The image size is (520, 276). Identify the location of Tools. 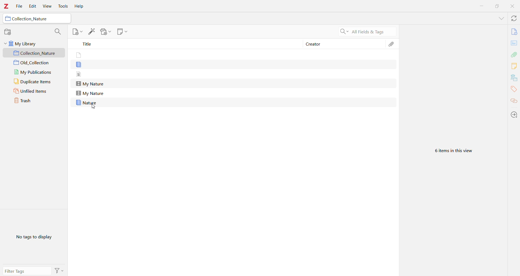
(63, 6).